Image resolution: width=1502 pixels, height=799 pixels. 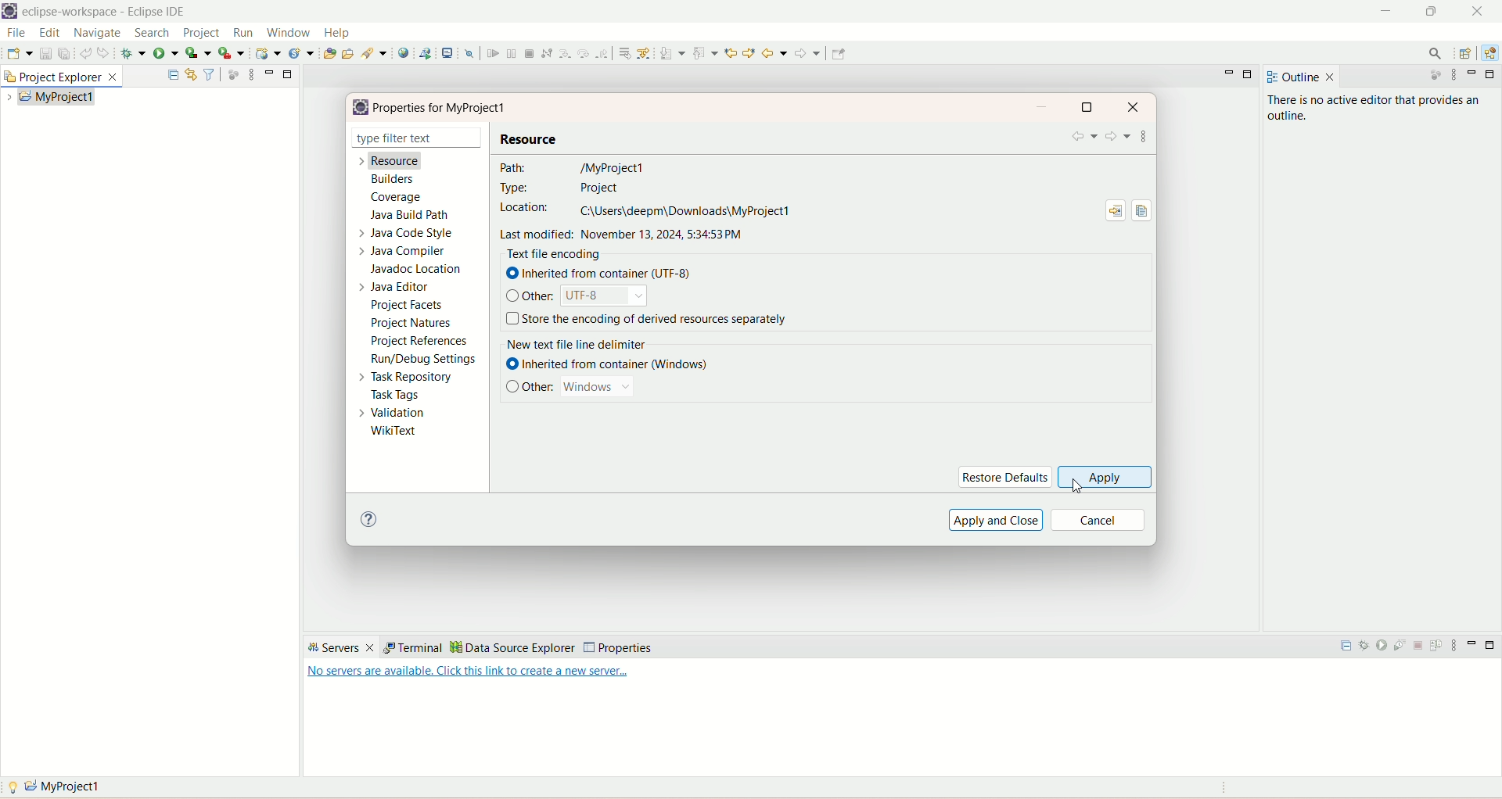 What do you see at coordinates (1479, 12) in the screenshot?
I see `close` at bounding box center [1479, 12].